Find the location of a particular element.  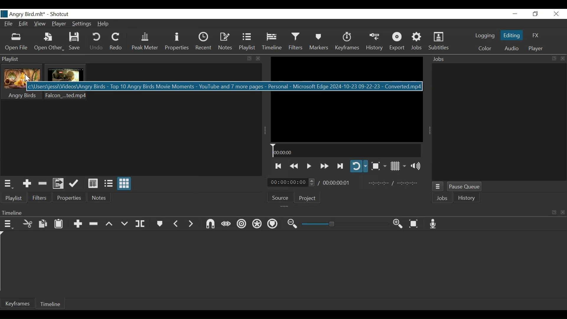

View is located at coordinates (40, 24).